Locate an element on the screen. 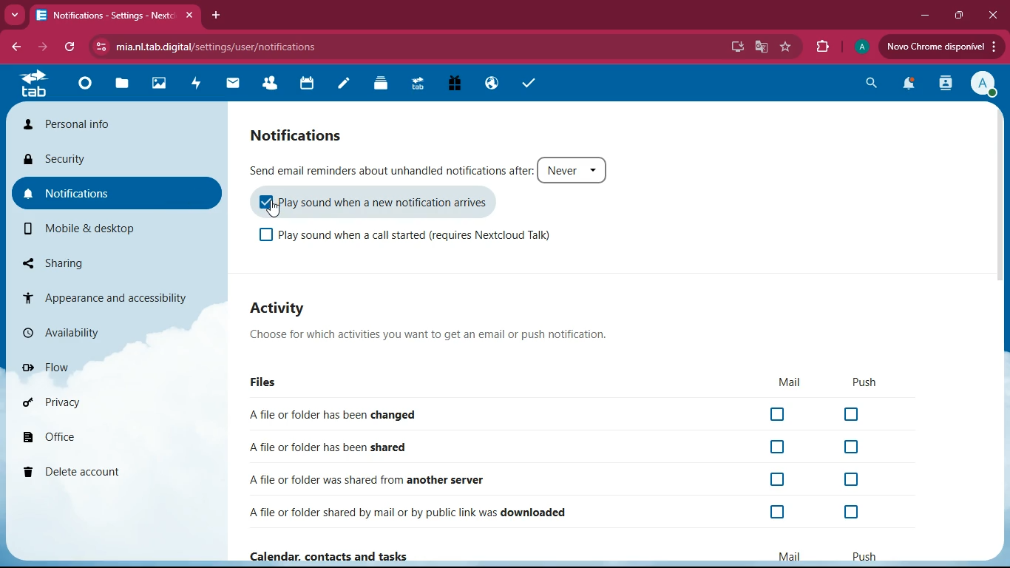  images is located at coordinates (163, 84).